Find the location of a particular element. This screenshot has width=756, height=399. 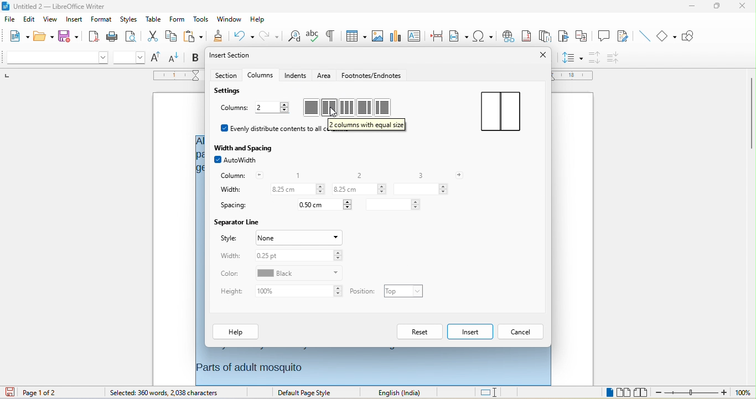

font name is located at coordinates (55, 58).